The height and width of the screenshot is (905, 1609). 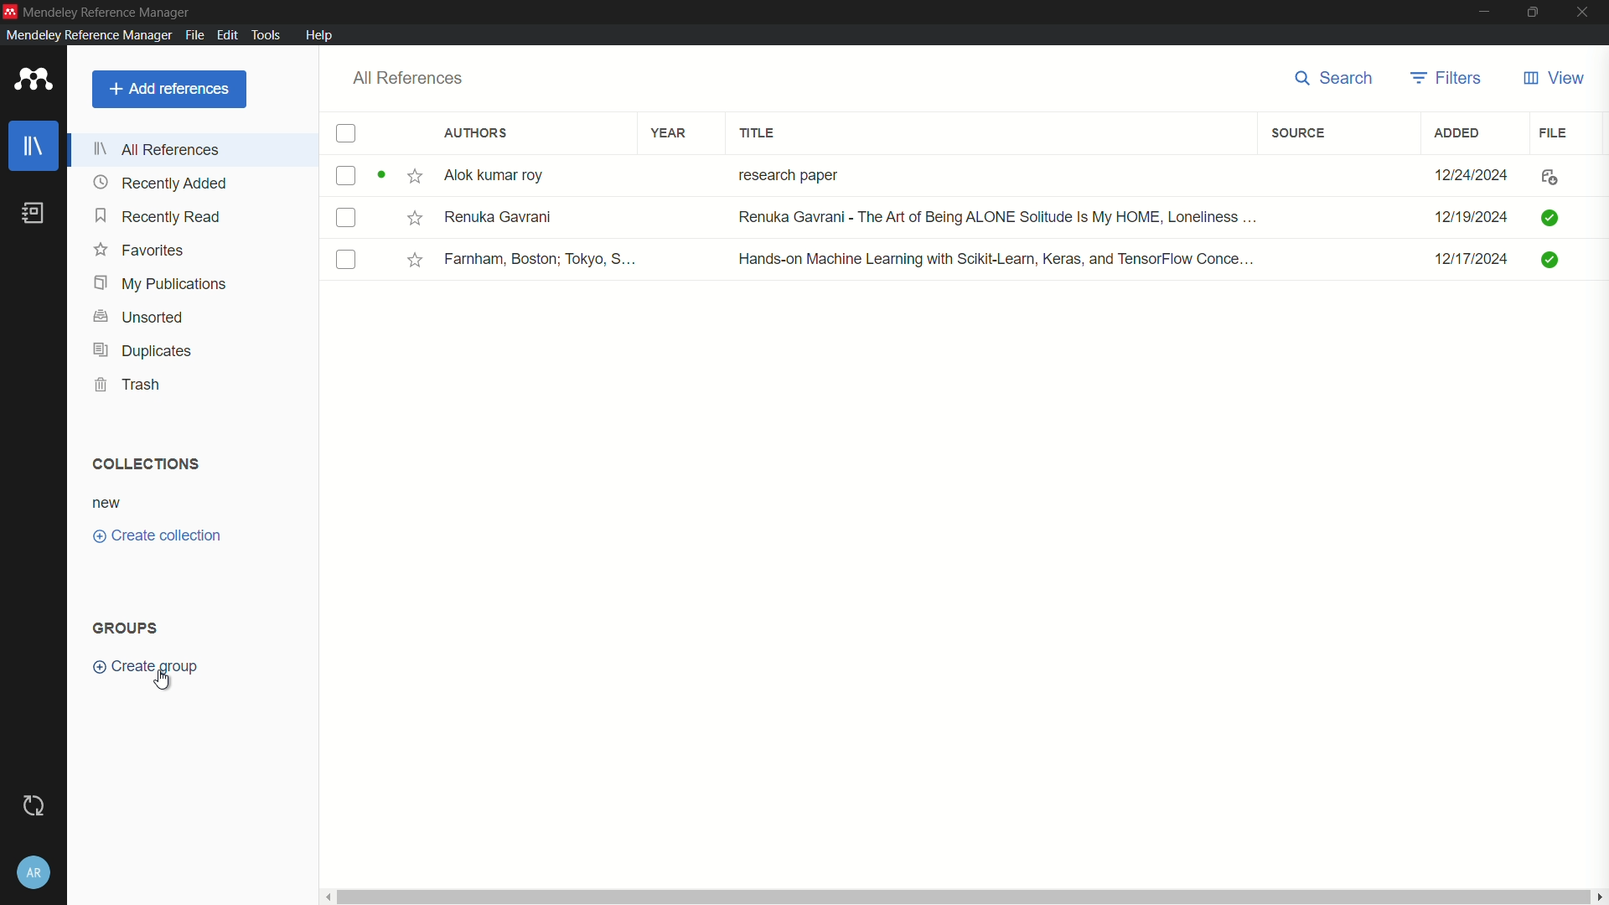 I want to click on library, so click(x=36, y=147).